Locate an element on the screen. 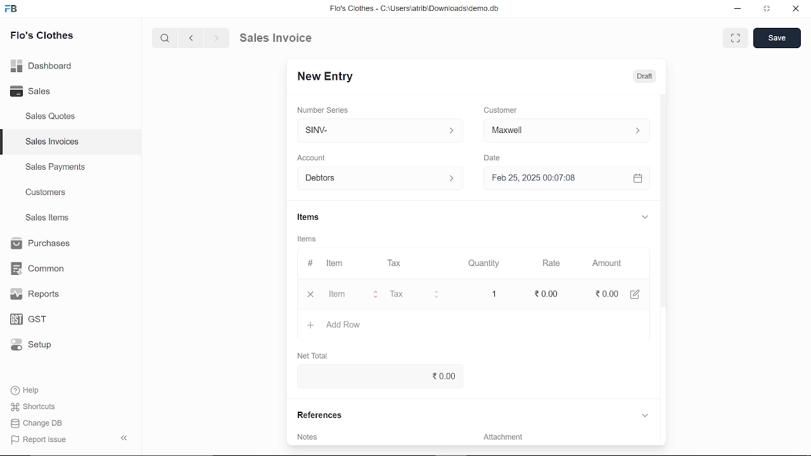 The image size is (811, 456). Tax is located at coordinates (395, 264).